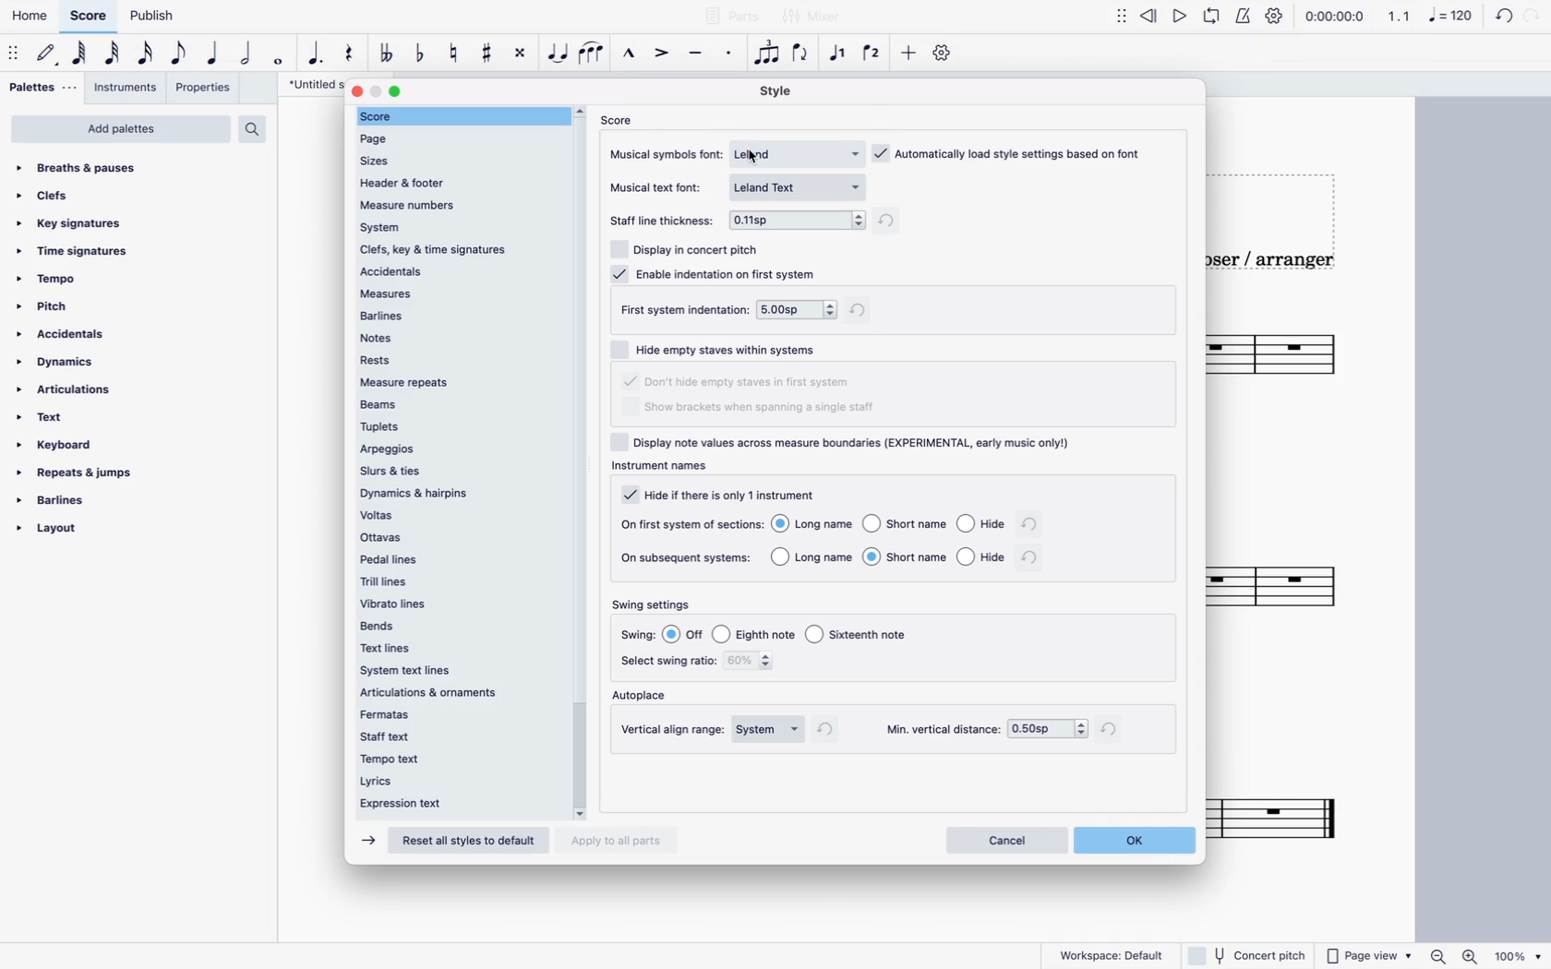  Describe the element at coordinates (377, 91) in the screenshot. I see `minimize` at that location.